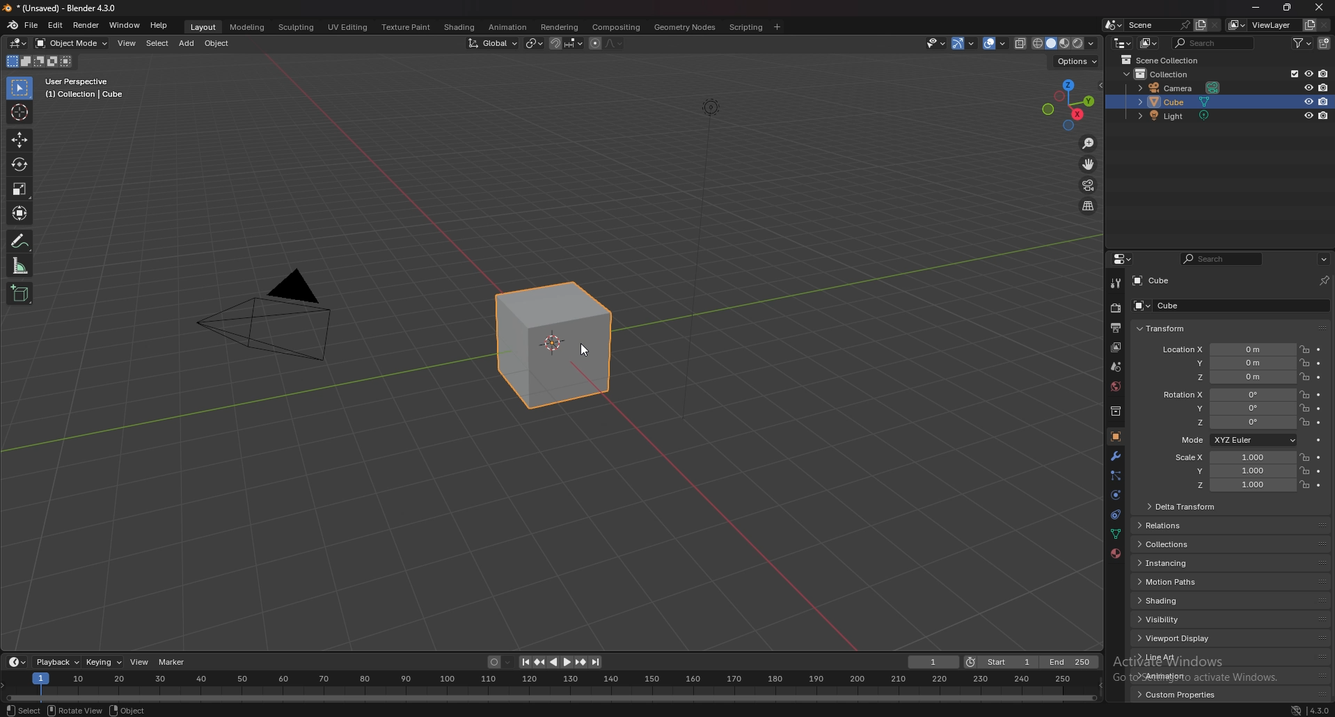  What do you see at coordinates (1194, 526) in the screenshot?
I see `relations` at bounding box center [1194, 526].